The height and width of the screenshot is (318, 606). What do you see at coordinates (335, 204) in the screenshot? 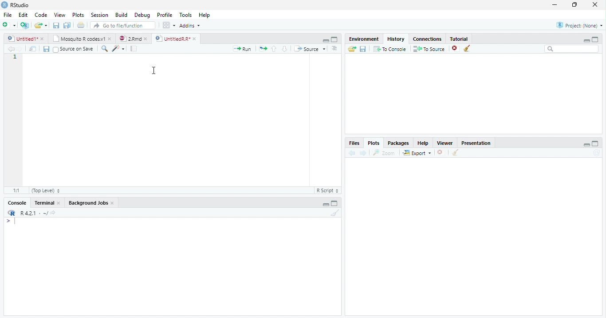
I see `Maximize` at bounding box center [335, 204].